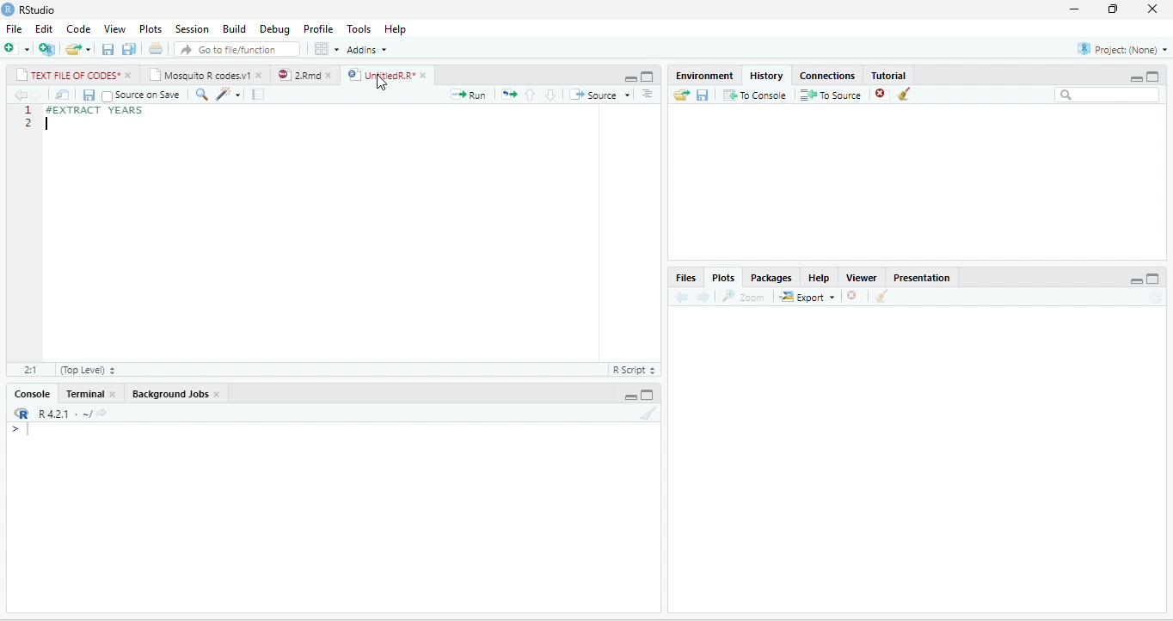 The height and width of the screenshot is (621, 1173). Describe the element at coordinates (79, 29) in the screenshot. I see `Code` at that location.